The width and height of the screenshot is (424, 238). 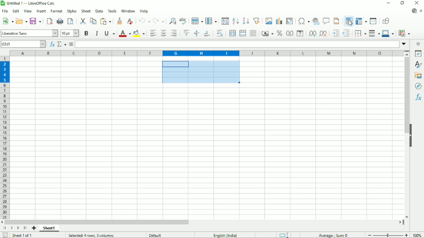 What do you see at coordinates (52, 44) in the screenshot?
I see `Function wizard` at bounding box center [52, 44].